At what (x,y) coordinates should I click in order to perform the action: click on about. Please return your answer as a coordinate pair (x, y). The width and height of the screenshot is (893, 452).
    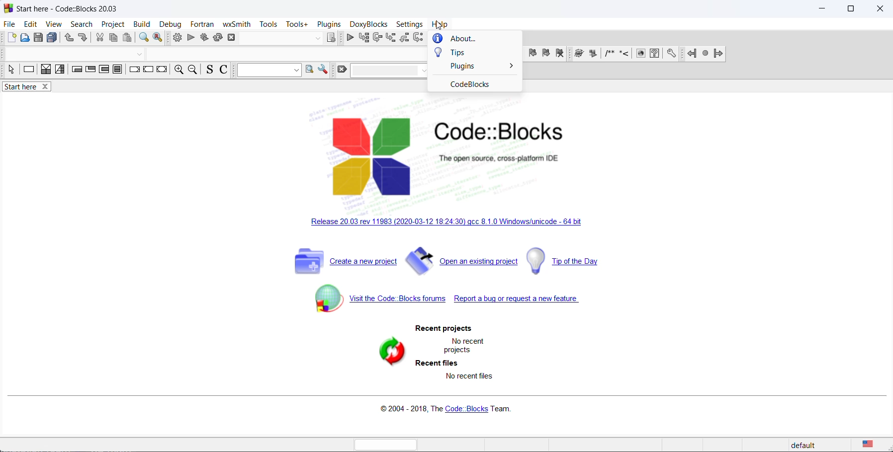
    Looking at the image, I should click on (473, 40).